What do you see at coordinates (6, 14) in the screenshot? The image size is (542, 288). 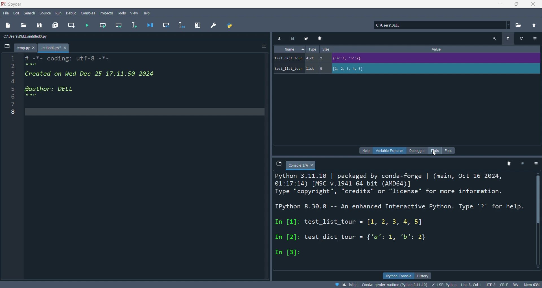 I see `file` at bounding box center [6, 14].